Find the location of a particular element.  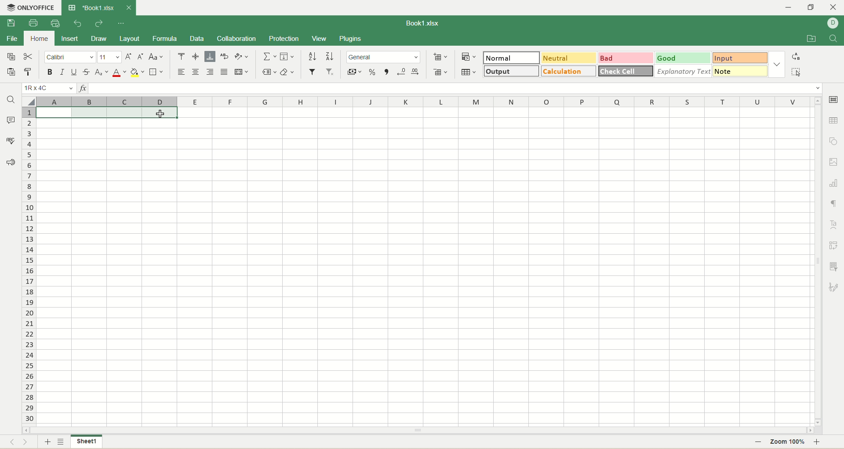

layout is located at coordinates (130, 38).